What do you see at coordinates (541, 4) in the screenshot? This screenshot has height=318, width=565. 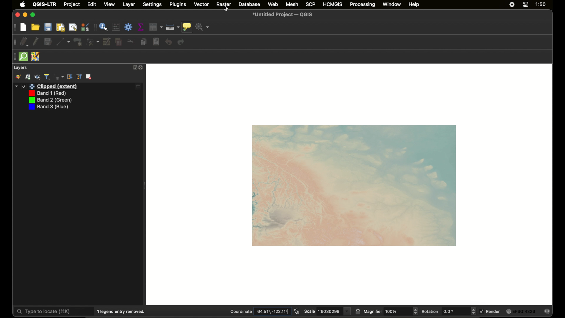 I see `time` at bounding box center [541, 4].